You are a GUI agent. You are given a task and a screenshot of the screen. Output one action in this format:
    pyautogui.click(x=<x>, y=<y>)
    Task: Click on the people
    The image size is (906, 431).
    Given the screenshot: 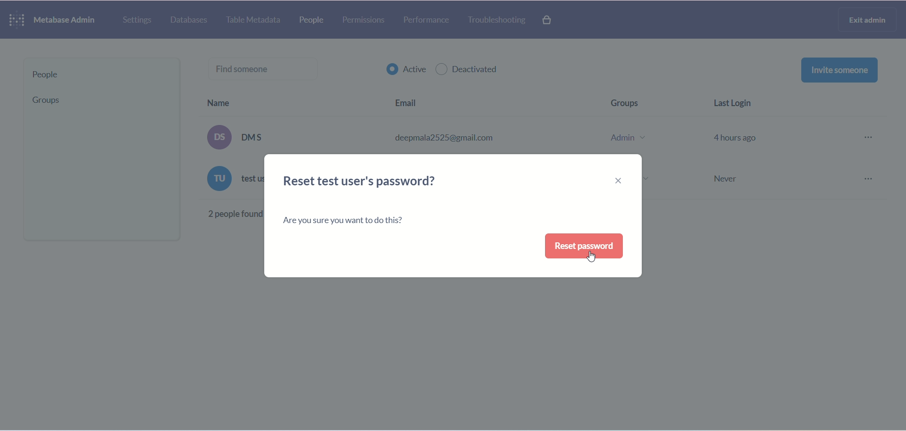 What is the action you would take?
    pyautogui.click(x=316, y=20)
    